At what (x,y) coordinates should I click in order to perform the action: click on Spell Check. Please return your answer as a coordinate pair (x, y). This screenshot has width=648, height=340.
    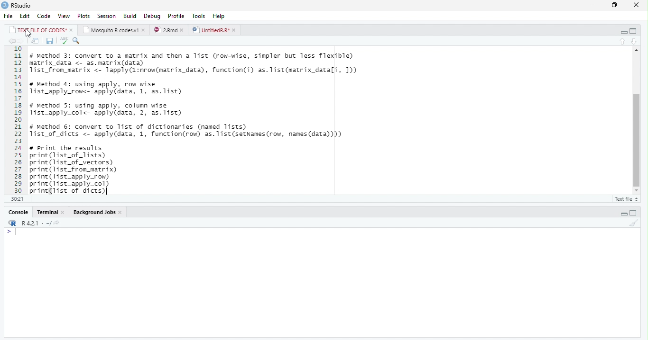
    Looking at the image, I should click on (64, 41).